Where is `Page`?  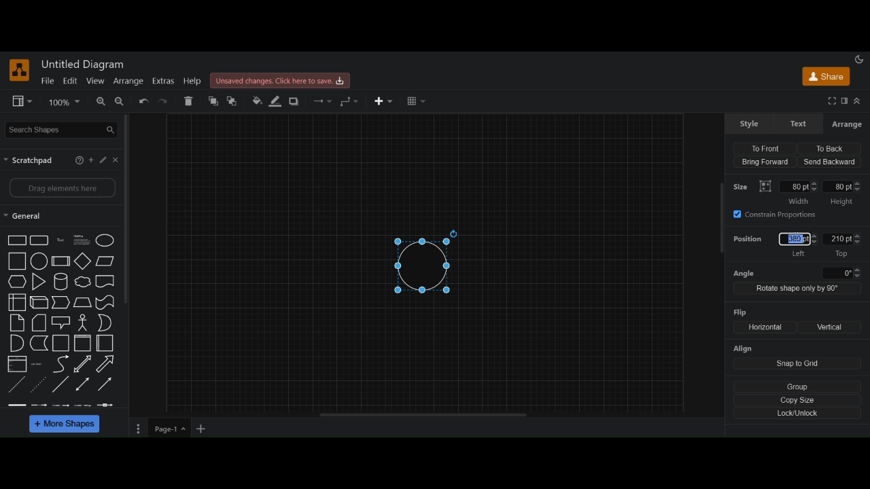
Page is located at coordinates (17, 323).